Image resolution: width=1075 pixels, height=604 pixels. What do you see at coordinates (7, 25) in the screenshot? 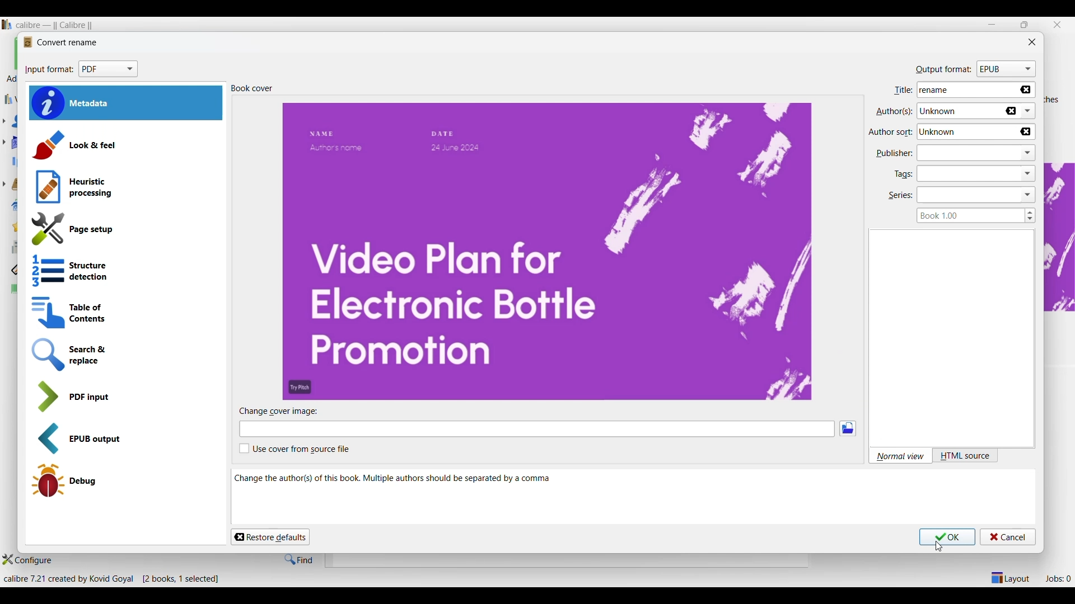
I see `Software logo` at bounding box center [7, 25].